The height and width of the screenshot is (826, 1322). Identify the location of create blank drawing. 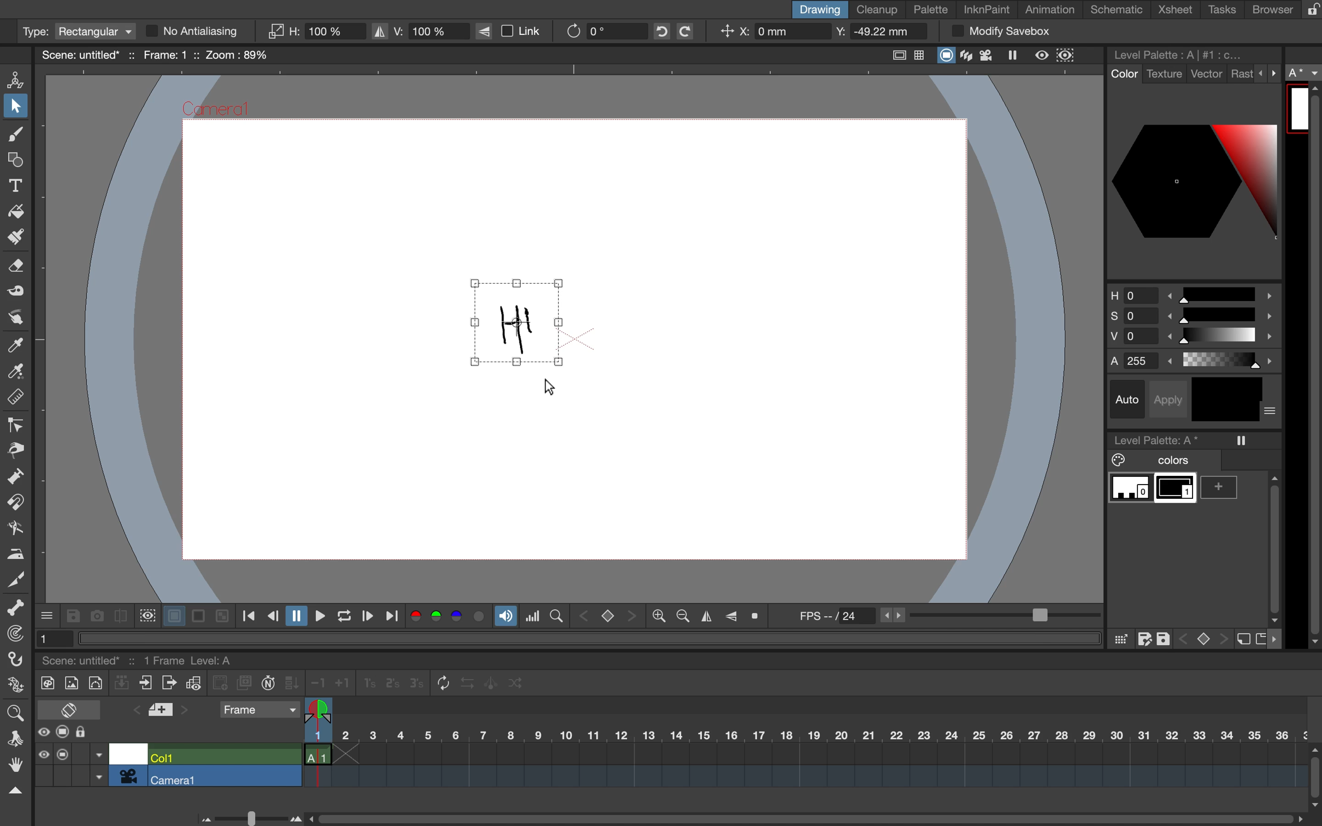
(222, 683).